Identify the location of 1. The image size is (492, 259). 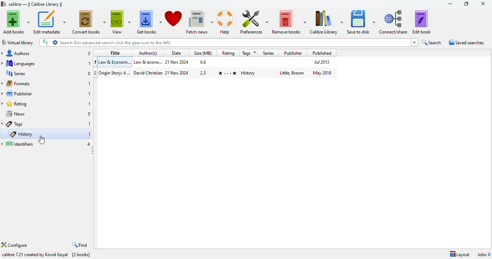
(89, 104).